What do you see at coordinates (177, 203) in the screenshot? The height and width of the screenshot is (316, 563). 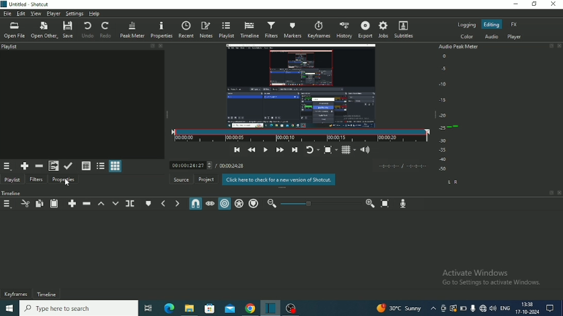 I see `Next Marker` at bounding box center [177, 203].